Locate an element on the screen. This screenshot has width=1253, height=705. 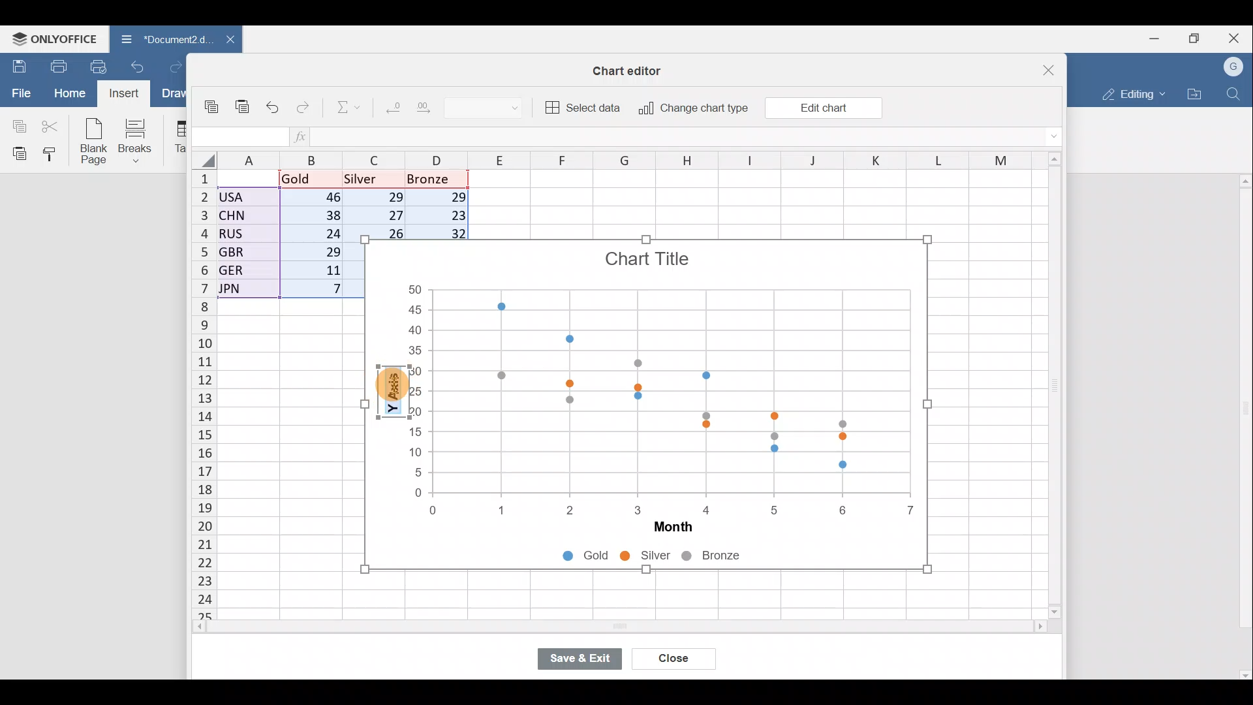
Chart editor is located at coordinates (633, 68).